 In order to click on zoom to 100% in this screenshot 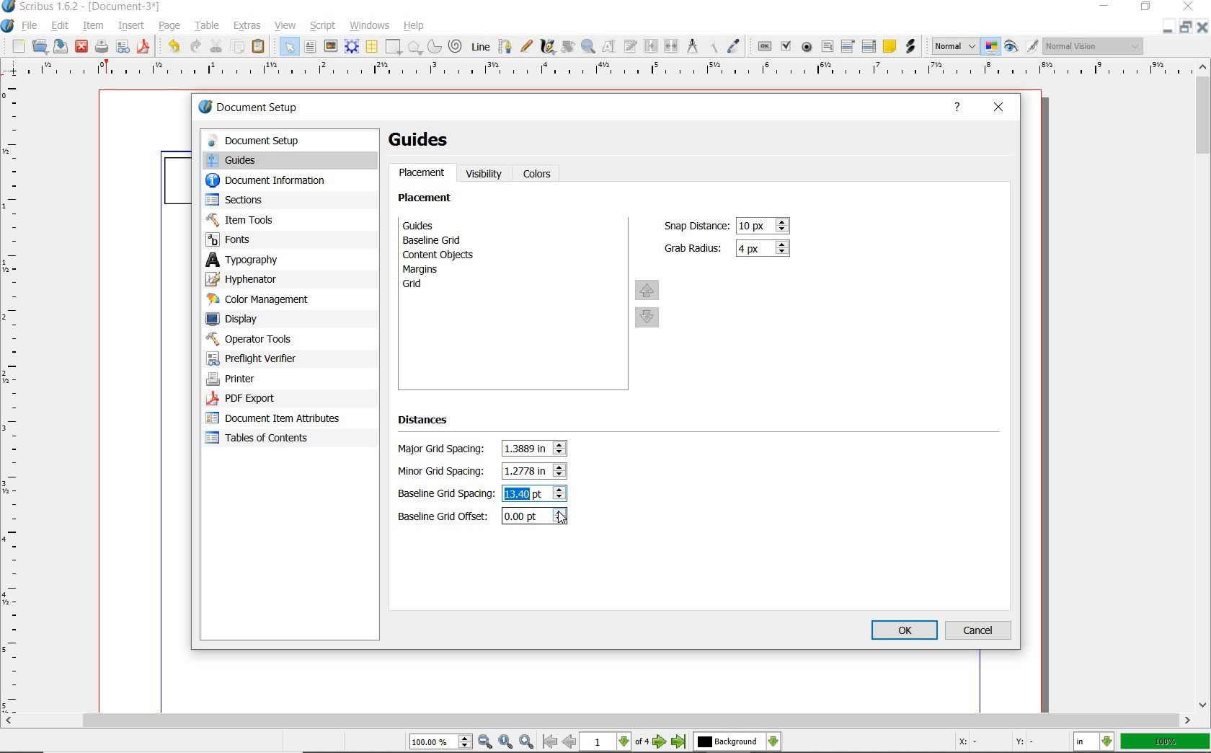, I will do `click(507, 742)`.